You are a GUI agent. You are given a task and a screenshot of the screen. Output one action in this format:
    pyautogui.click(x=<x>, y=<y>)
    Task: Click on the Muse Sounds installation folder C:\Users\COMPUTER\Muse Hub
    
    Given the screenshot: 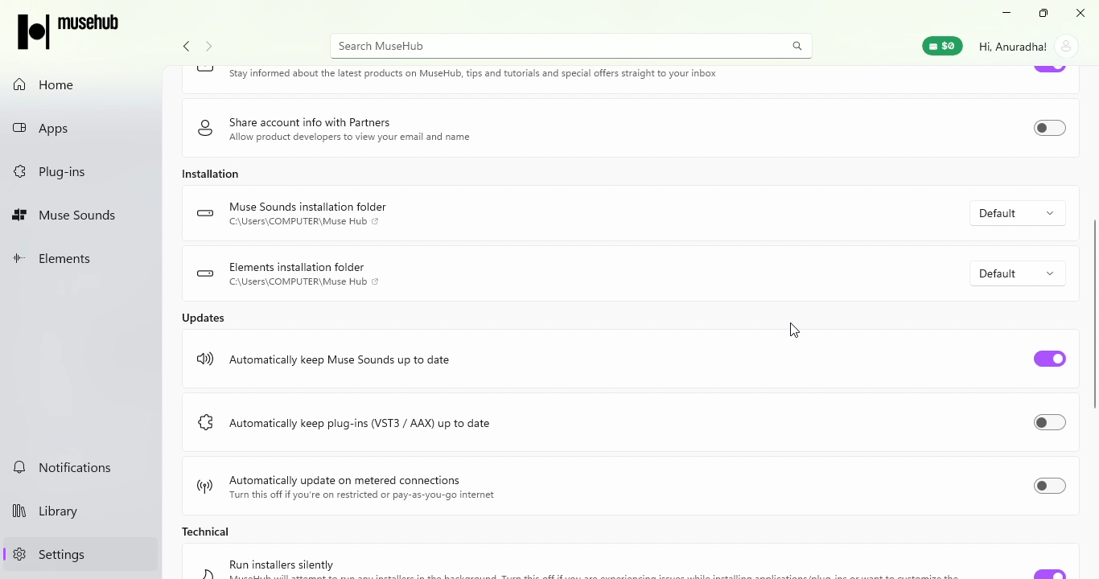 What is the action you would take?
    pyautogui.click(x=314, y=215)
    